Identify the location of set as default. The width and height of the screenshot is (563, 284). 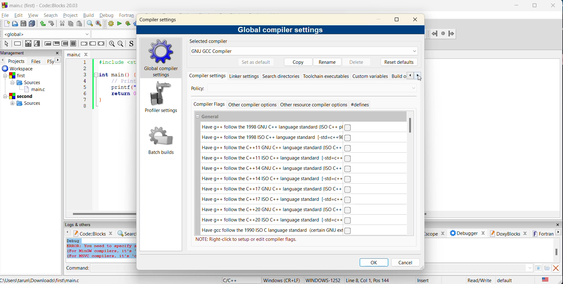
(256, 62).